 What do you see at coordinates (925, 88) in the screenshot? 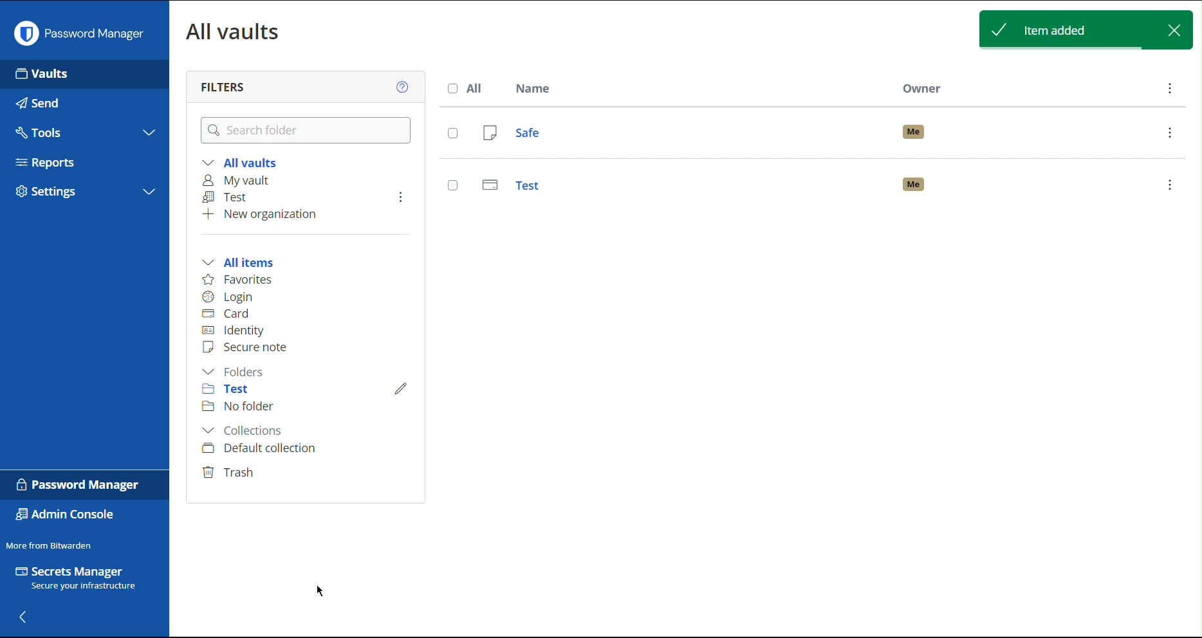
I see `Owner` at bounding box center [925, 88].